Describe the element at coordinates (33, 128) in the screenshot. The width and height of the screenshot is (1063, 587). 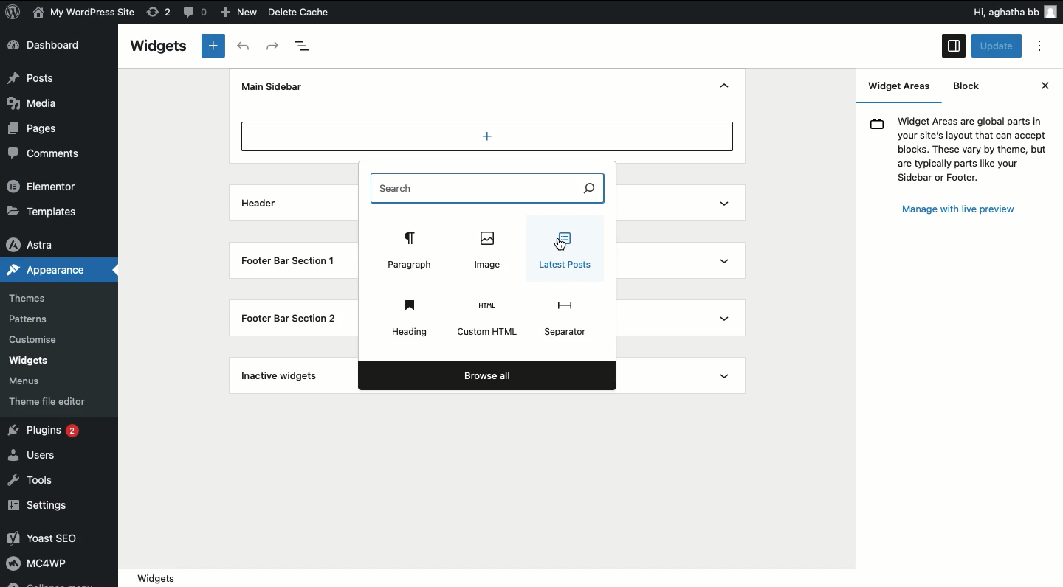
I see `Pages` at that location.